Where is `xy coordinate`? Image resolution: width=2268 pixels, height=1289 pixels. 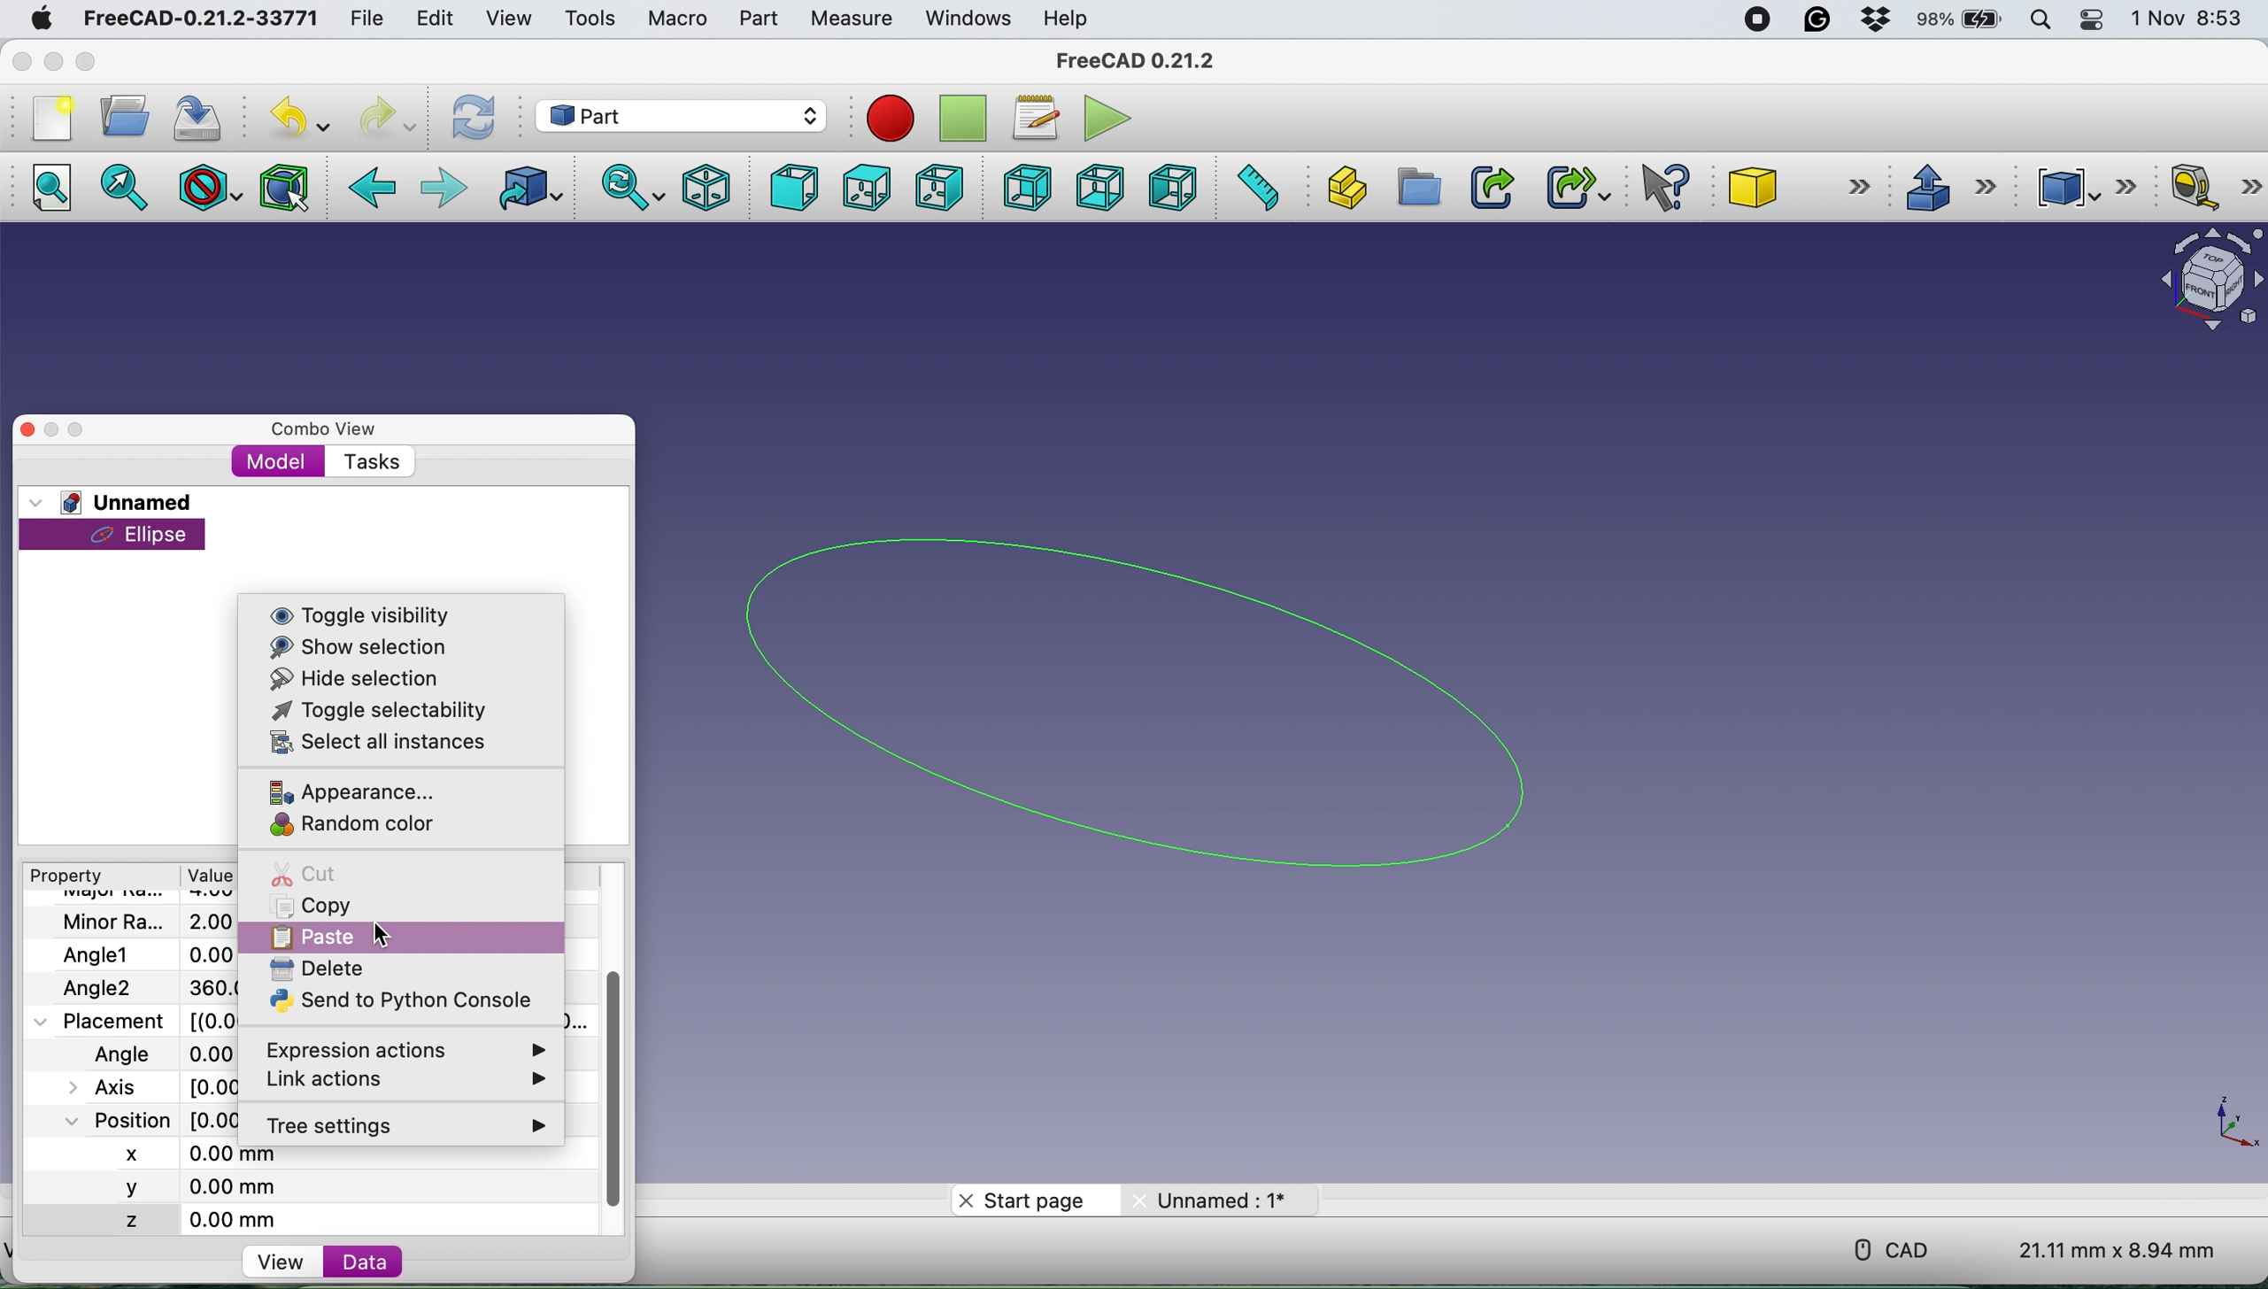 xy coordinate is located at coordinates (2230, 1129).